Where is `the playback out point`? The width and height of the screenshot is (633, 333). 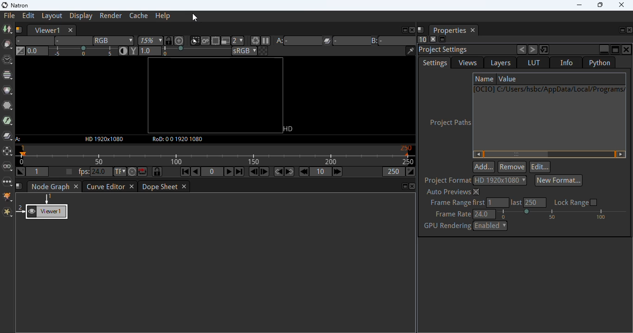 the playback out point is located at coordinates (394, 172).